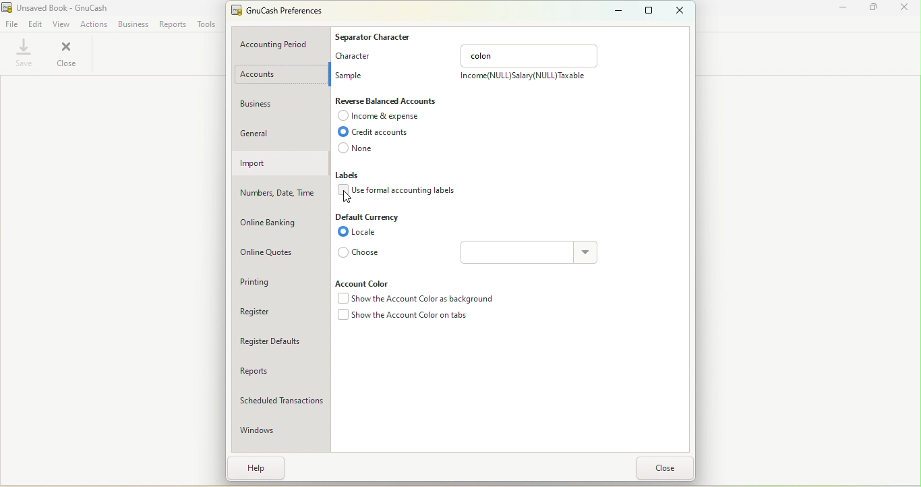 Image resolution: width=921 pixels, height=487 pixels. I want to click on File, so click(11, 23).